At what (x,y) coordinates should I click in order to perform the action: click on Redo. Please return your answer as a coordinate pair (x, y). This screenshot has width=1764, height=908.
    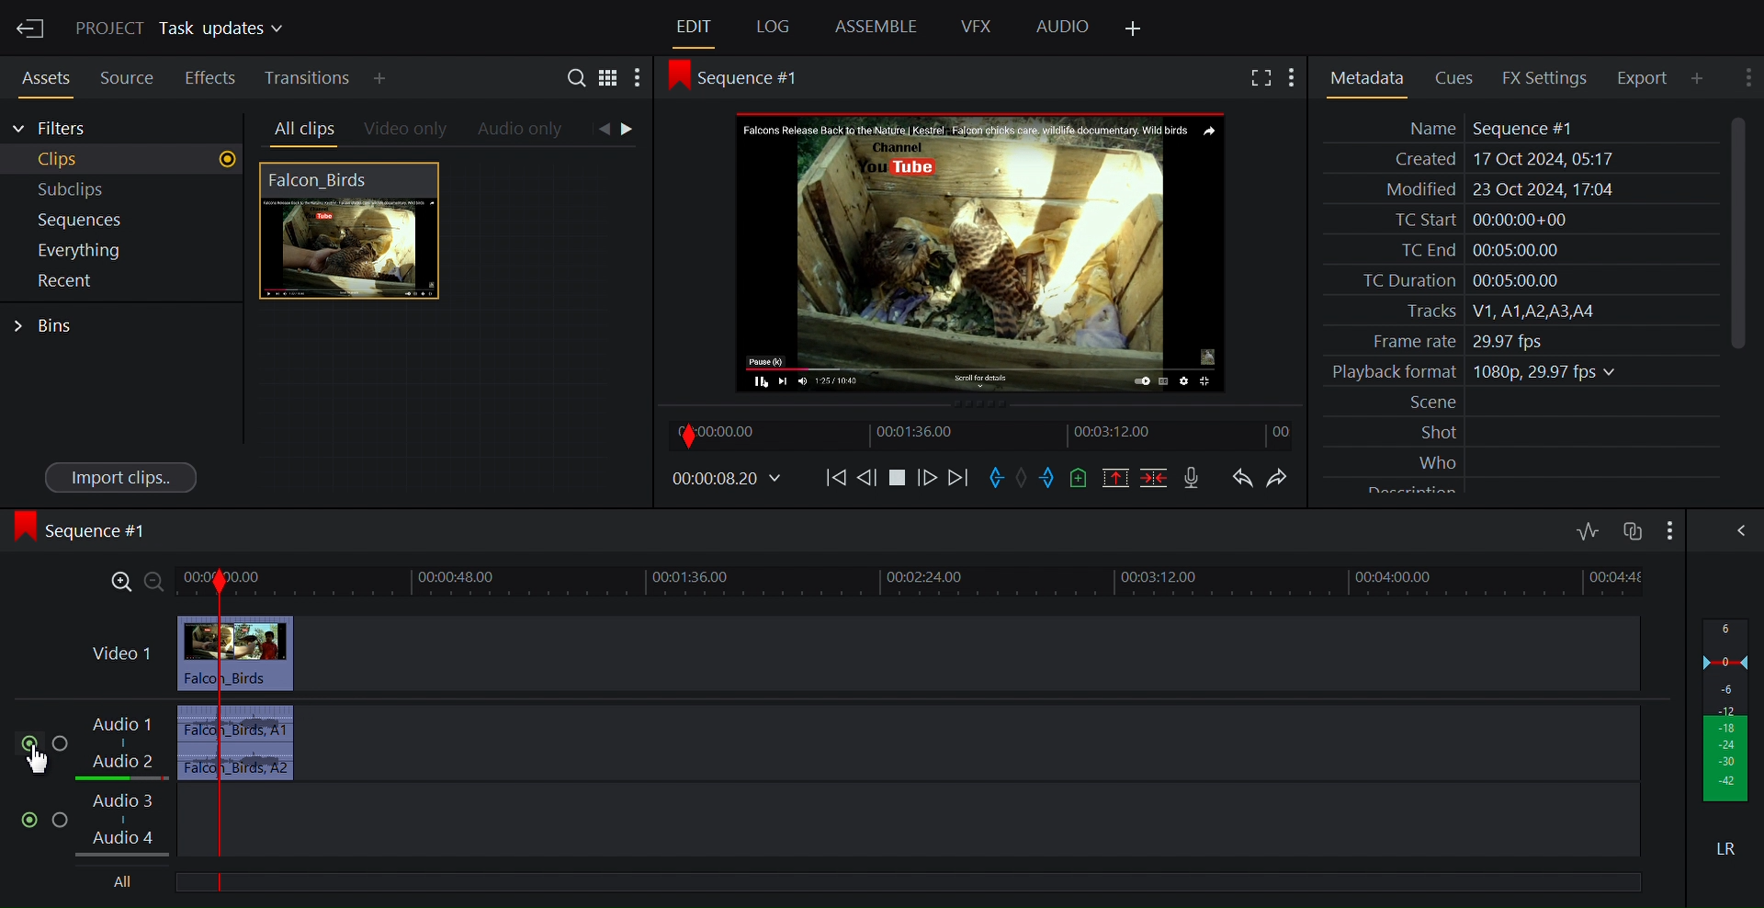
    Looking at the image, I should click on (1283, 478).